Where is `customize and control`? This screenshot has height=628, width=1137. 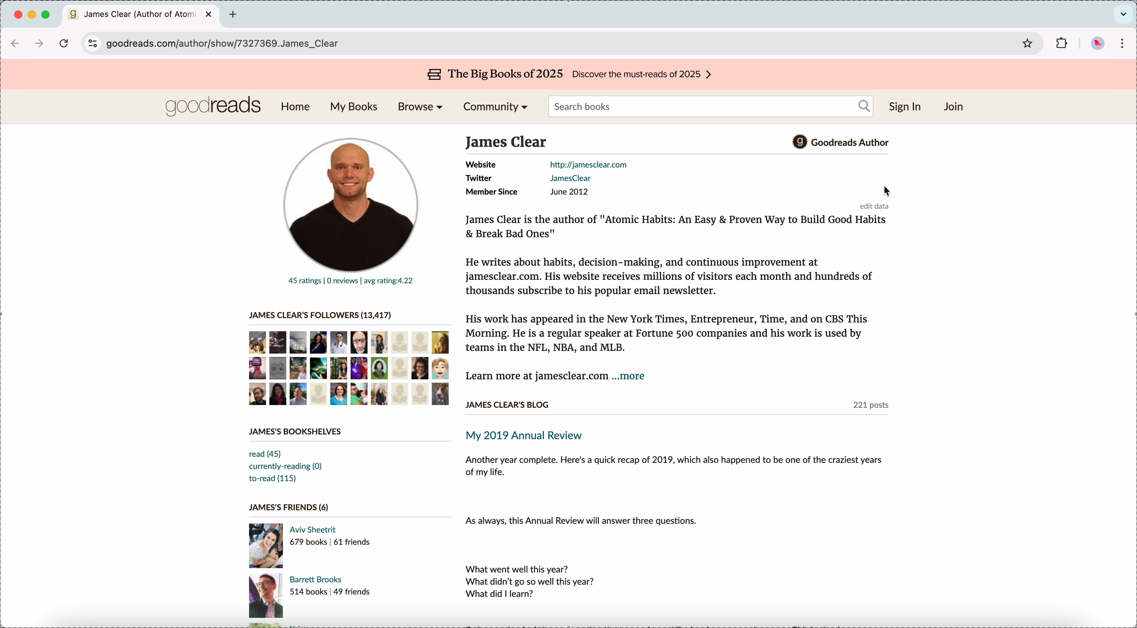 customize and control is located at coordinates (1122, 43).